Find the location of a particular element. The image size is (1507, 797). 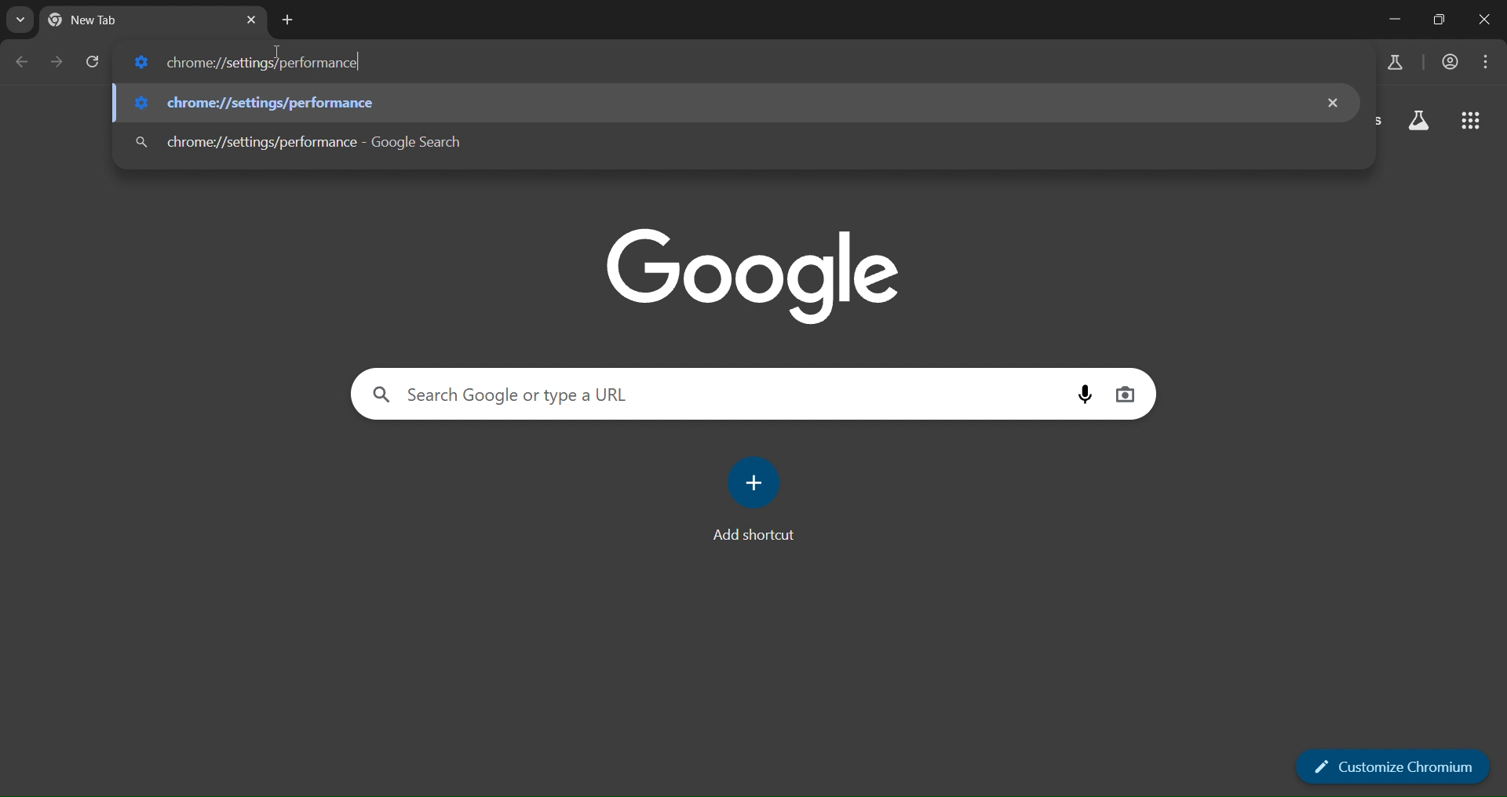

close tab is located at coordinates (253, 22).